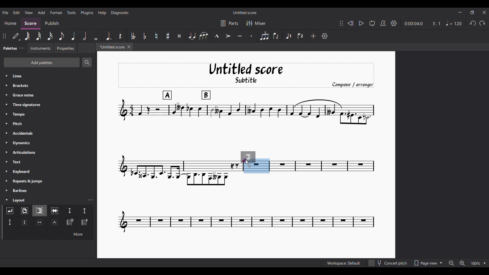  What do you see at coordinates (217, 36) in the screenshot?
I see `Marcato` at bounding box center [217, 36].